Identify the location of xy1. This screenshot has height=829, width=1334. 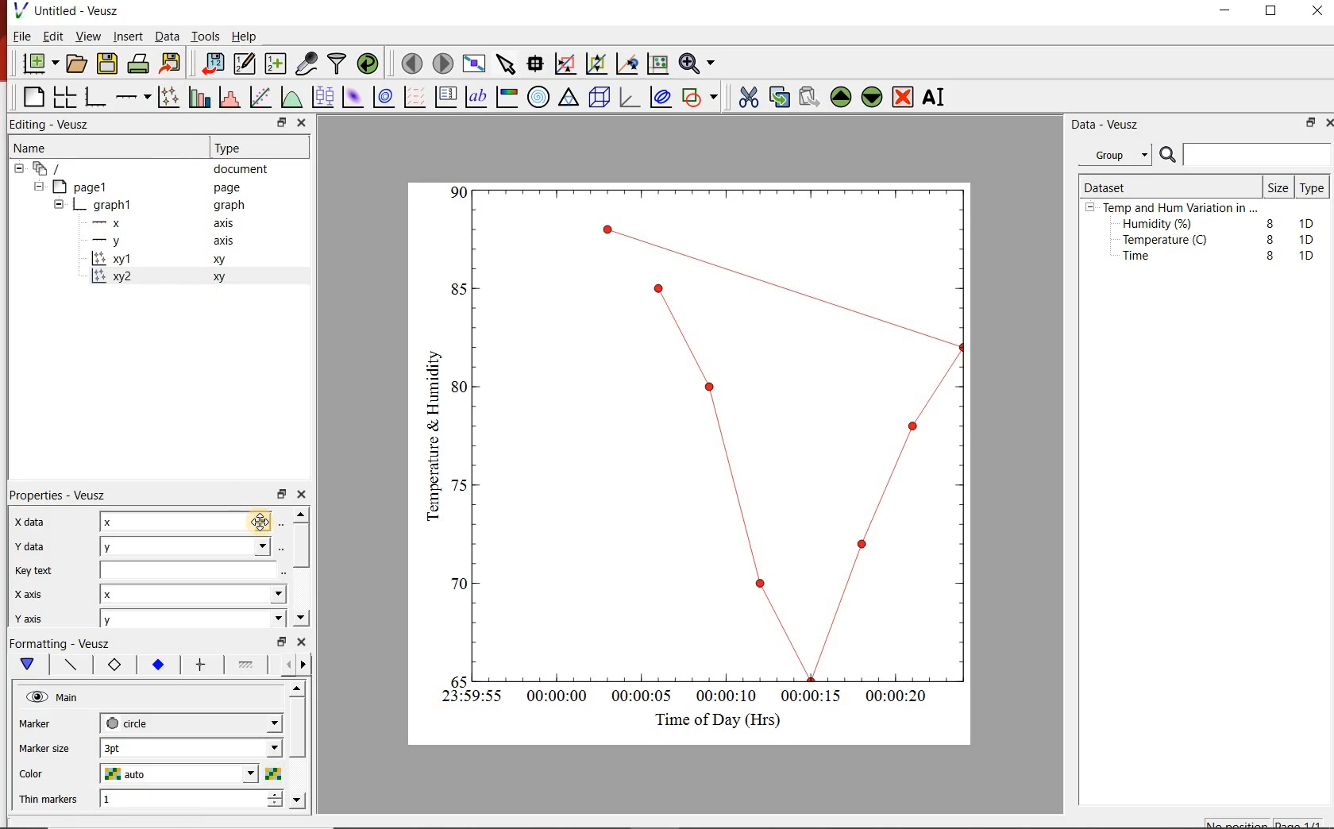
(121, 259).